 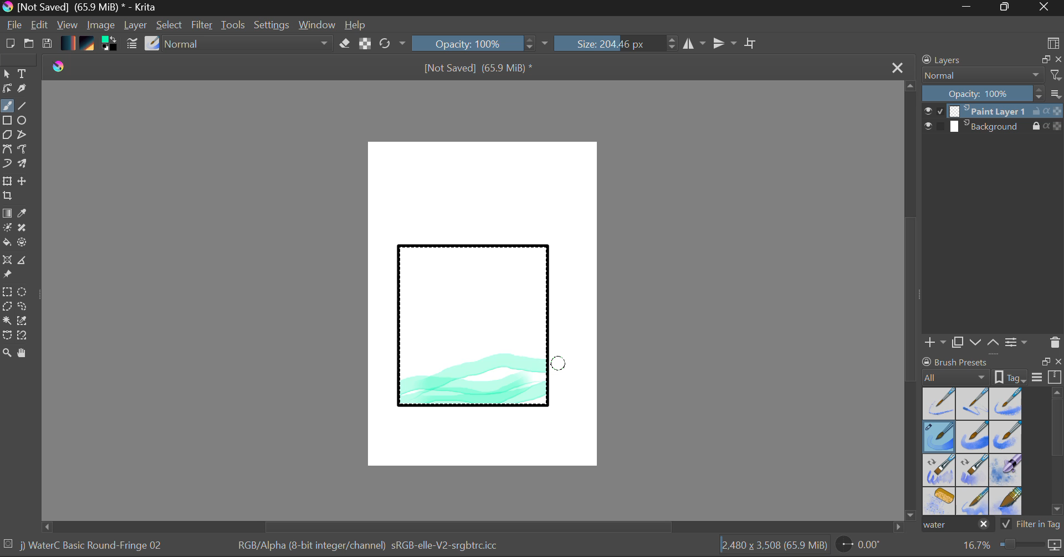 What do you see at coordinates (81, 8) in the screenshot?
I see `Window Title` at bounding box center [81, 8].